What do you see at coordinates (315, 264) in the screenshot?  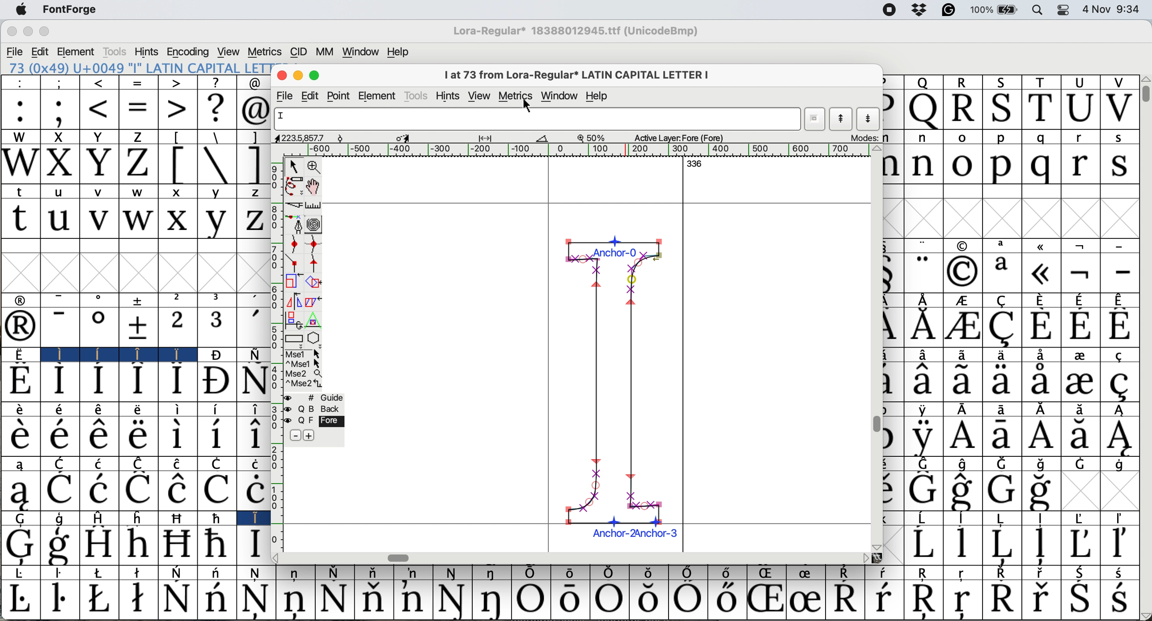 I see `tangent point` at bounding box center [315, 264].